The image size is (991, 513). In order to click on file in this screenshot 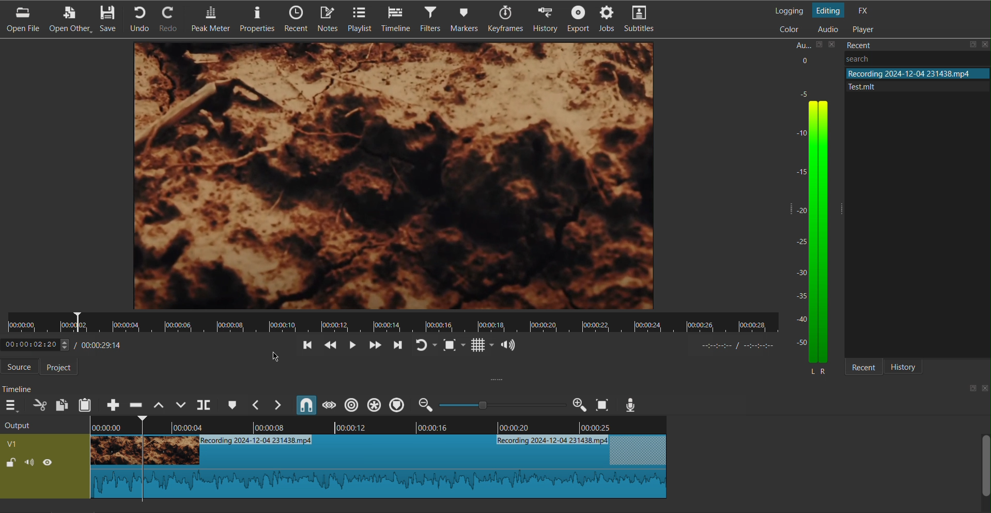, I will do `click(908, 85)`.